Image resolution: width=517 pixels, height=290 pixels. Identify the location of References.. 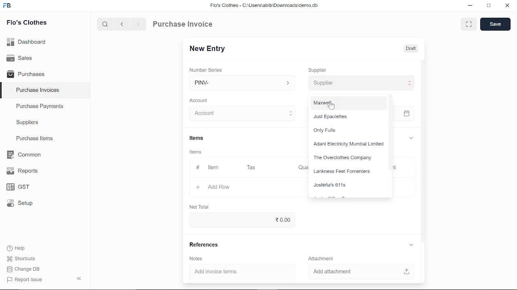
(206, 245).